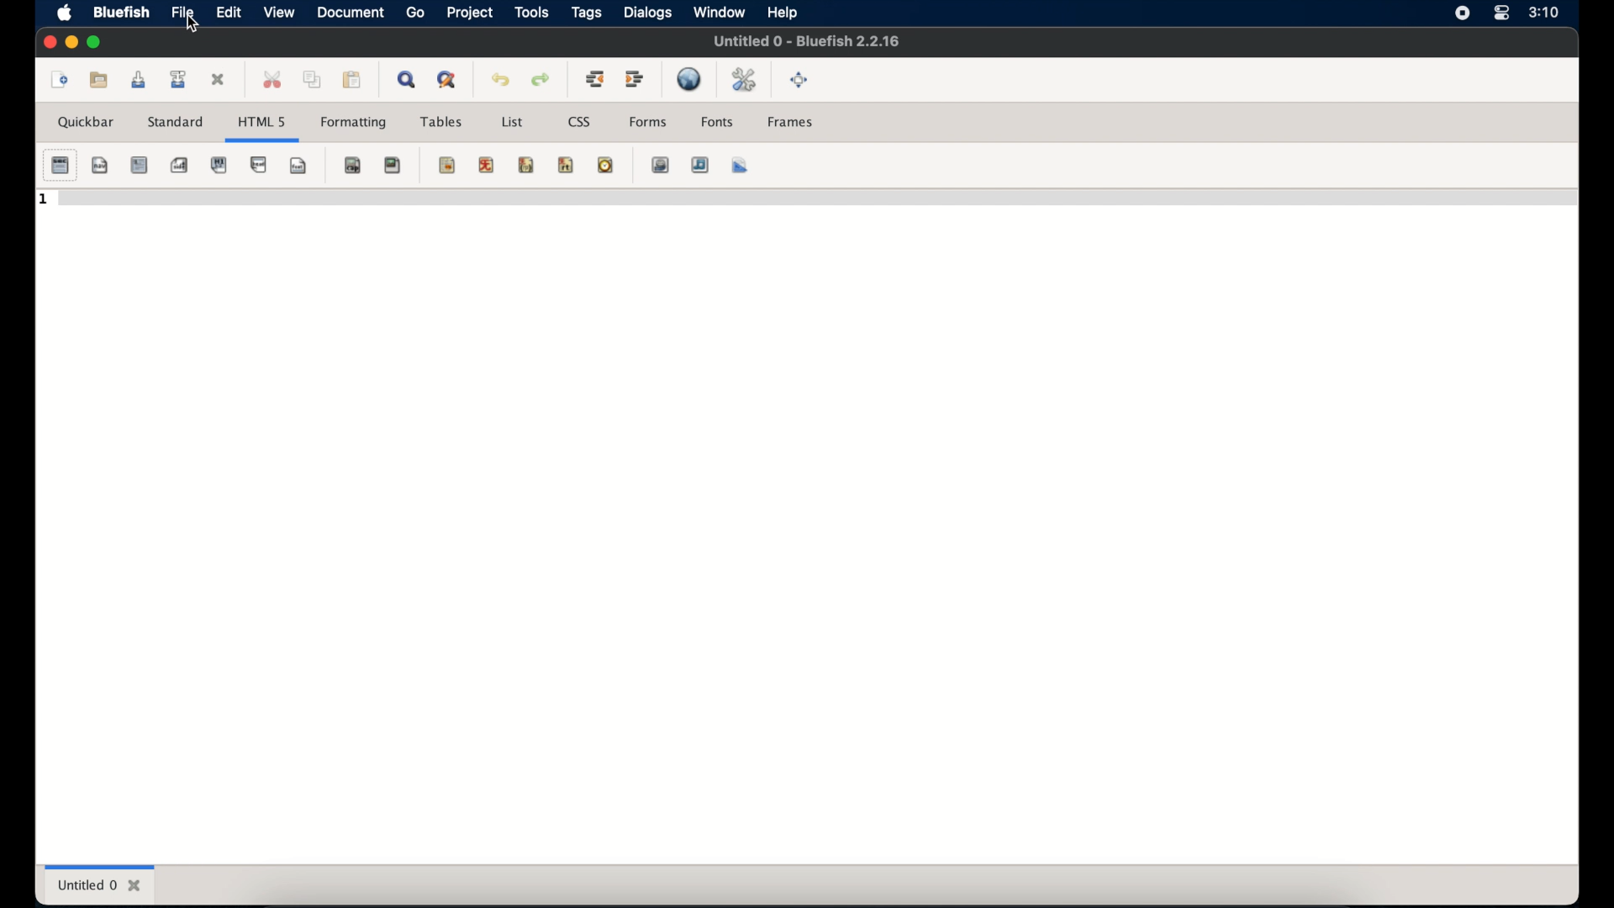 The height and width of the screenshot is (908, 1614). I want to click on header, so click(258, 165).